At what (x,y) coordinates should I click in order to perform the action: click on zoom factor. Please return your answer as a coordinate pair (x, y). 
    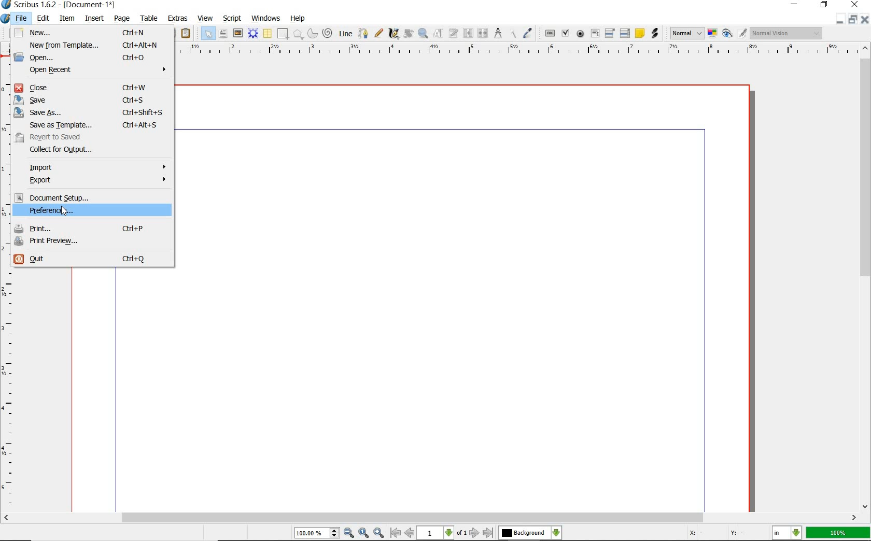
    Looking at the image, I should click on (839, 533).